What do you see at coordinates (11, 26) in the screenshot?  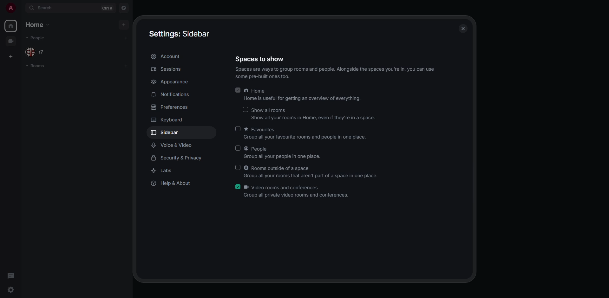 I see `home` at bounding box center [11, 26].